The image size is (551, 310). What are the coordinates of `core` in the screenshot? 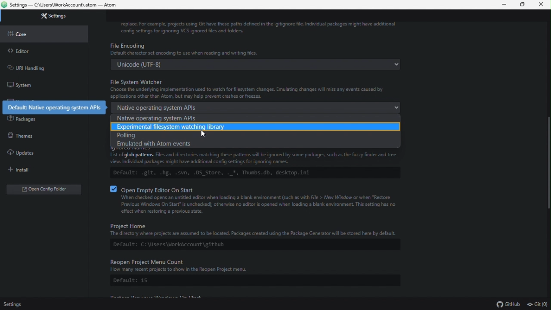 It's located at (19, 34).